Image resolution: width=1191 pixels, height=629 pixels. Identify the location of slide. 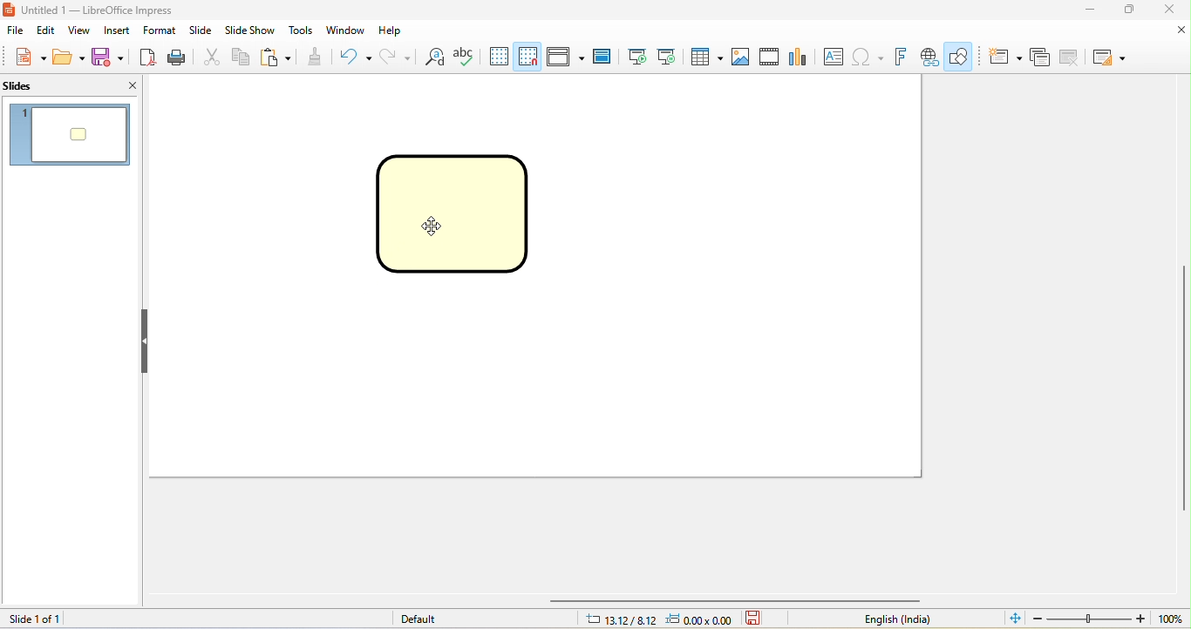
(202, 29).